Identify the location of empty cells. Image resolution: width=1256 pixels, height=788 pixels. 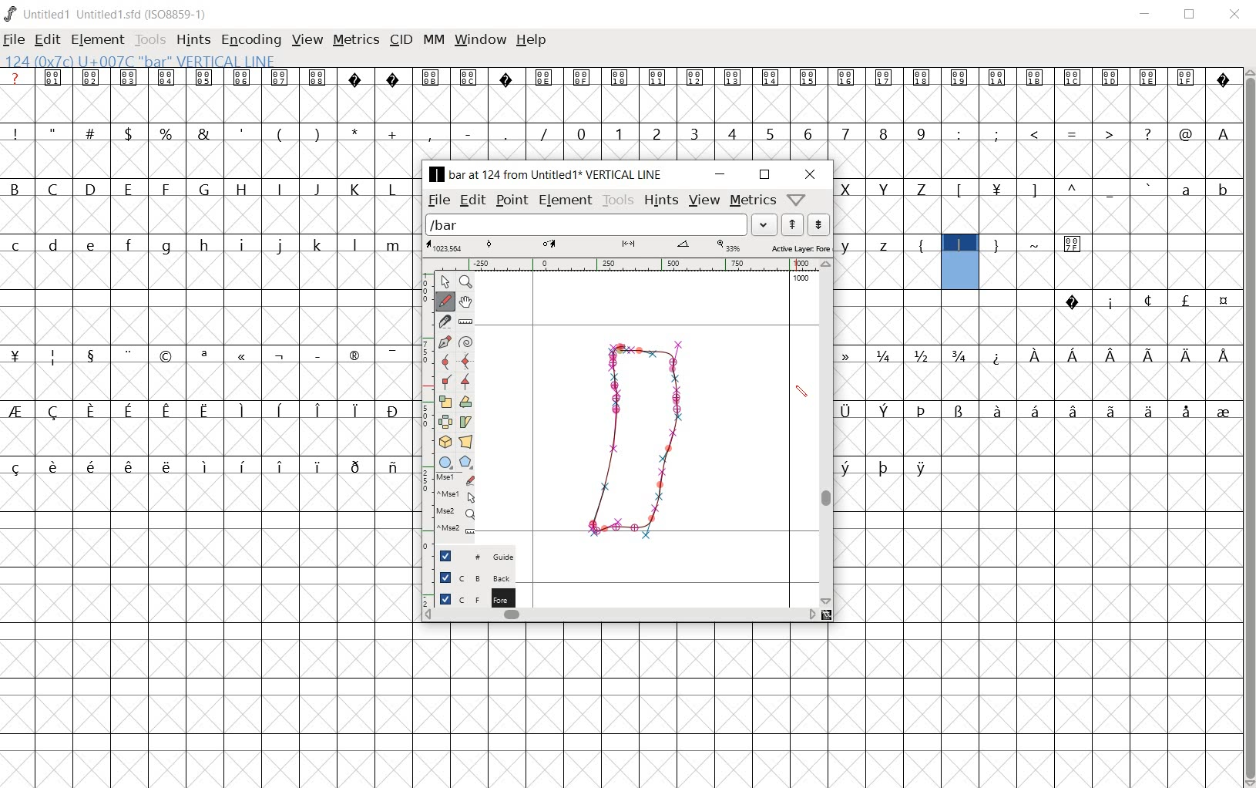
(1038, 547).